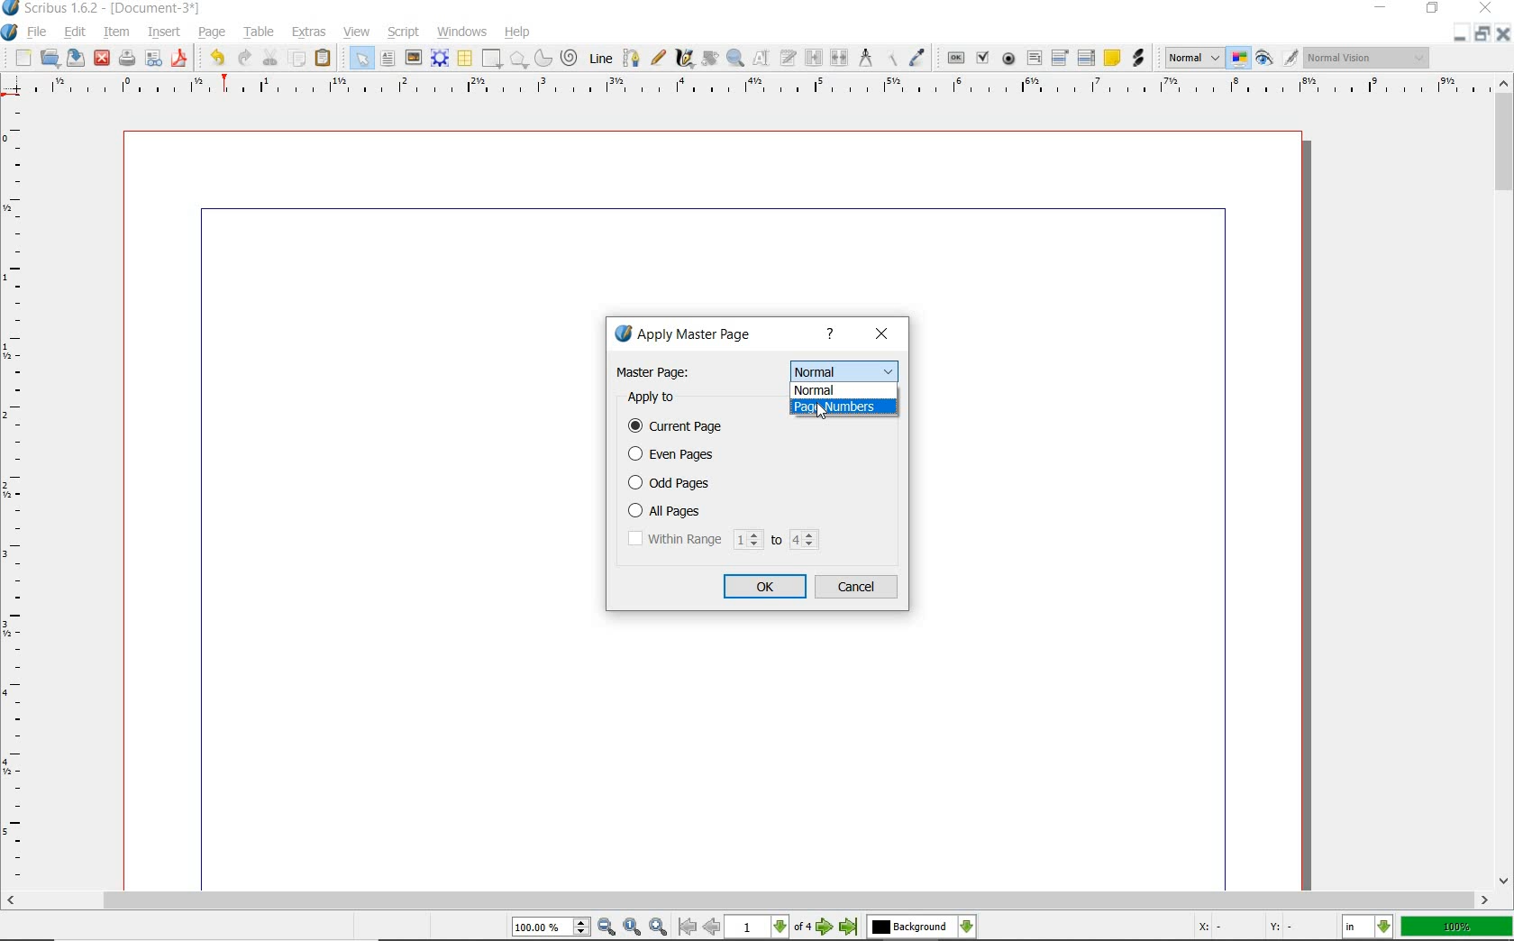  I want to click on Vertical Margin, so click(20, 496).